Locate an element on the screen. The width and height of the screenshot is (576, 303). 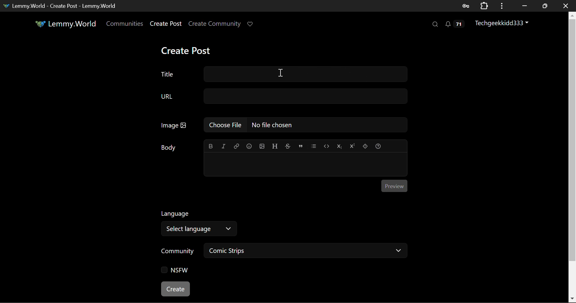
Create Post is located at coordinates (187, 49).